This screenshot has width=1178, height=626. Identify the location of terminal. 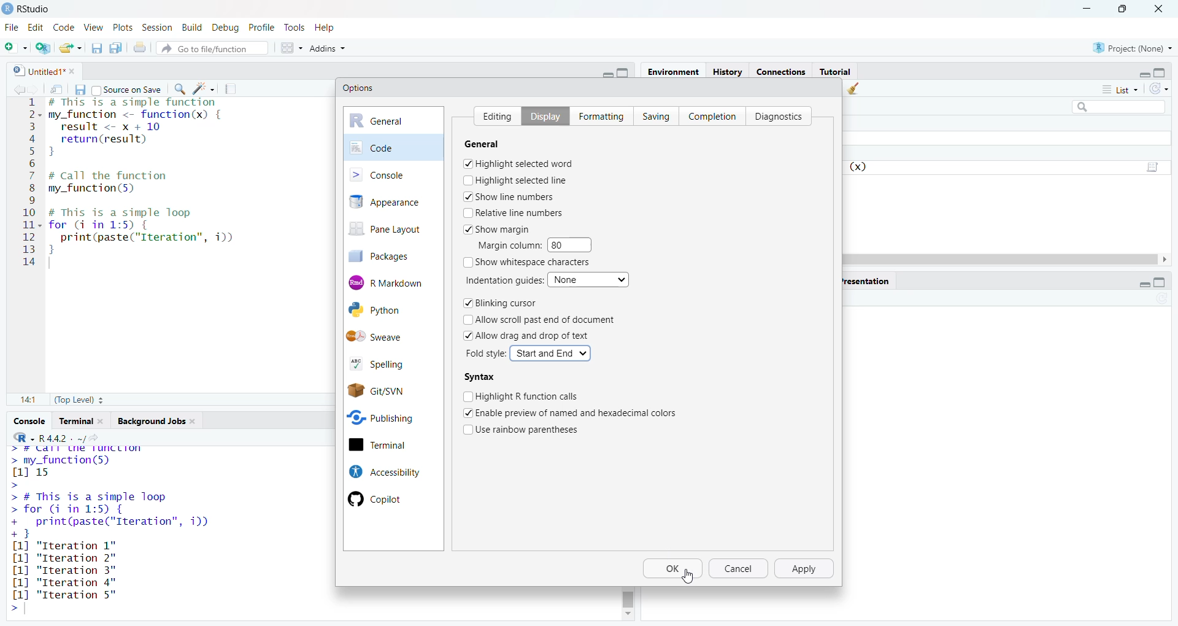
(391, 446).